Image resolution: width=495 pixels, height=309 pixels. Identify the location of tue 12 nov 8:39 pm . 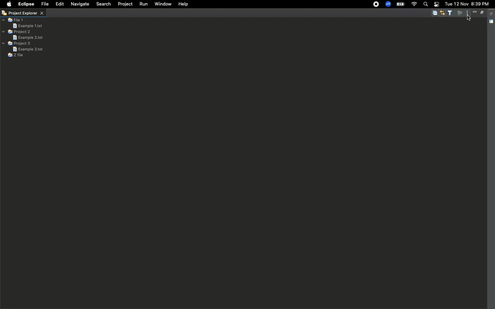
(468, 4).